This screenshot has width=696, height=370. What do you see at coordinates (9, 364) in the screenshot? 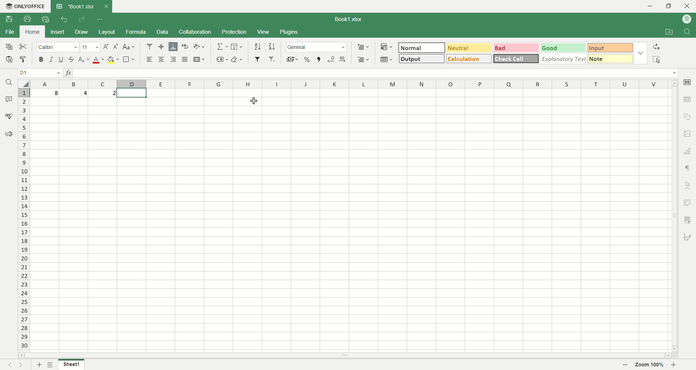
I see `previous` at bounding box center [9, 364].